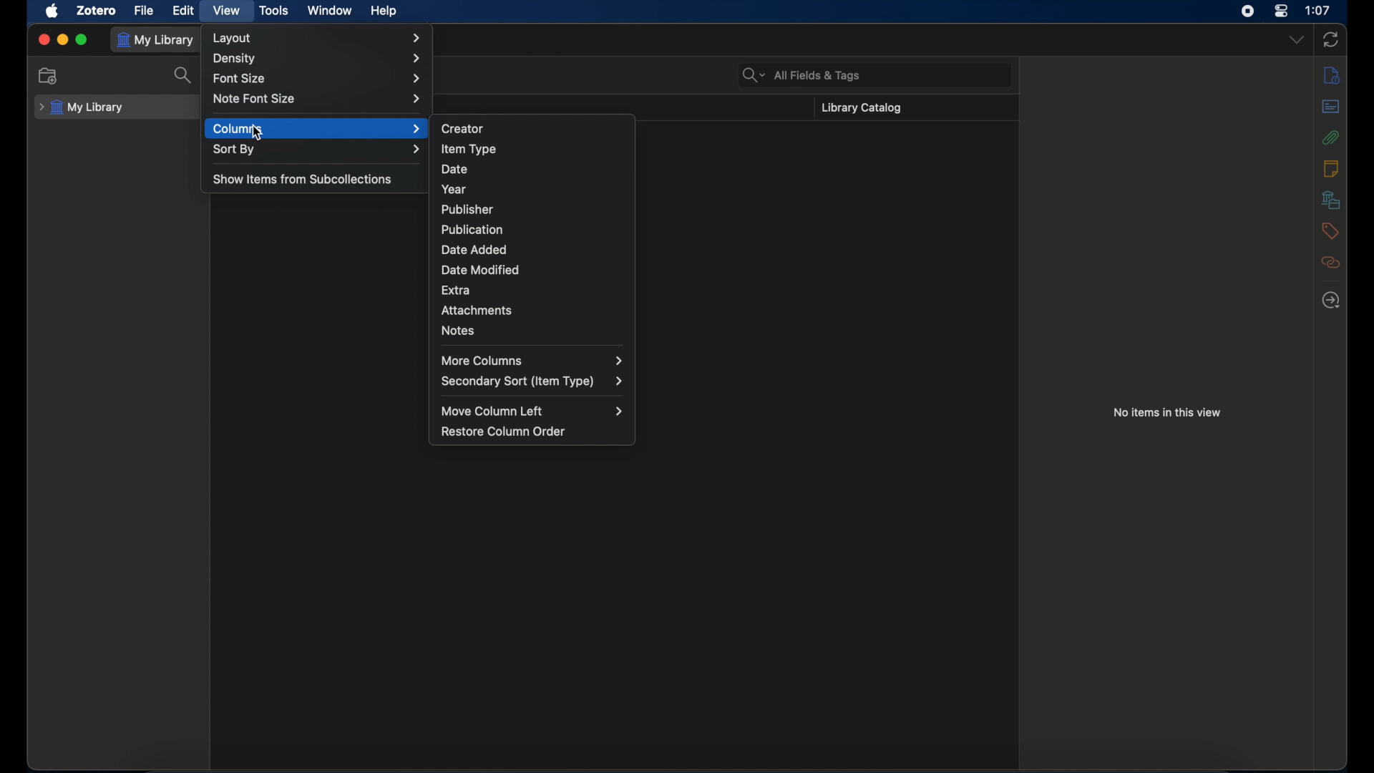 The height and width of the screenshot is (773, 1374). I want to click on notes, so click(1330, 168).